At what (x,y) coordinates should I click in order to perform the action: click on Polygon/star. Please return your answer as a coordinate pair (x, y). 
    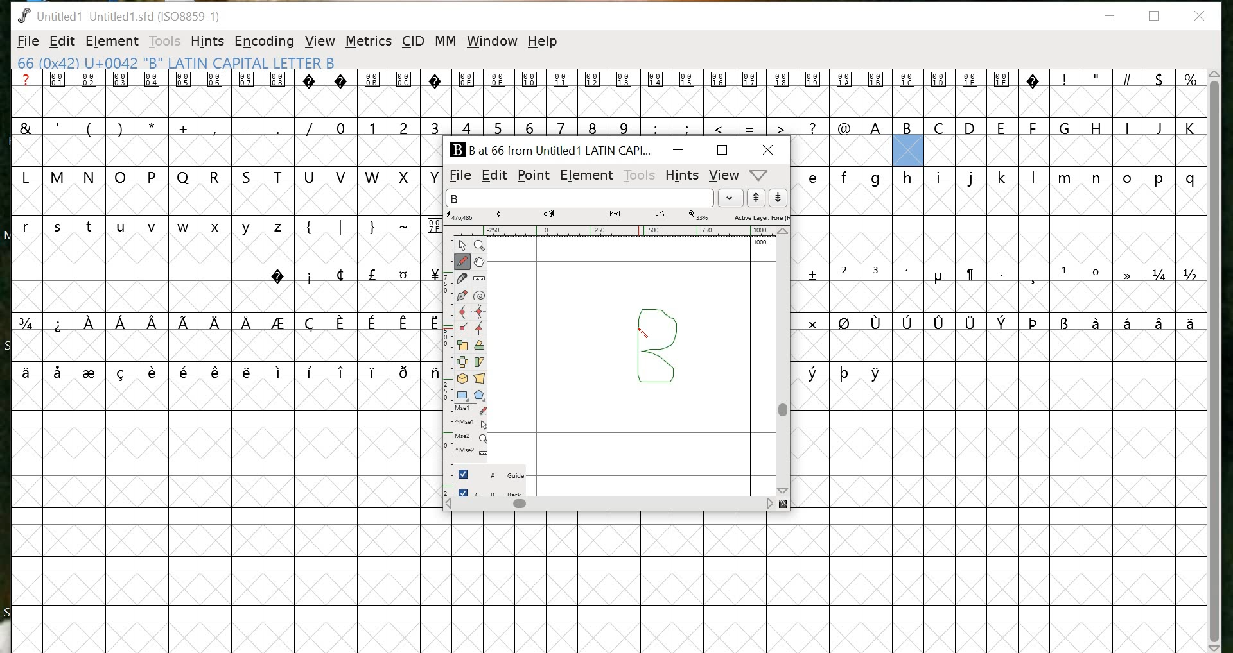
    Looking at the image, I should click on (480, 395).